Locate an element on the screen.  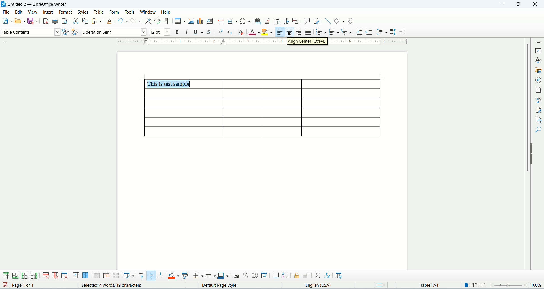
find is located at coordinates (539, 130).